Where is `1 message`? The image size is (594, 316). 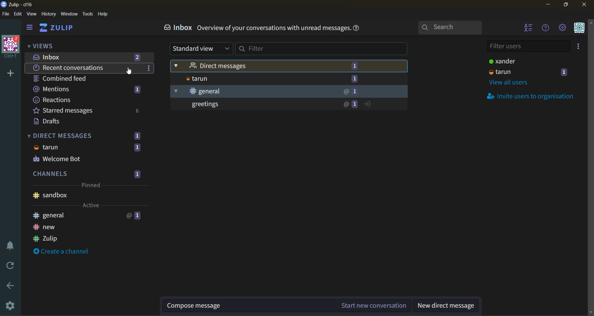
1 message is located at coordinates (355, 66).